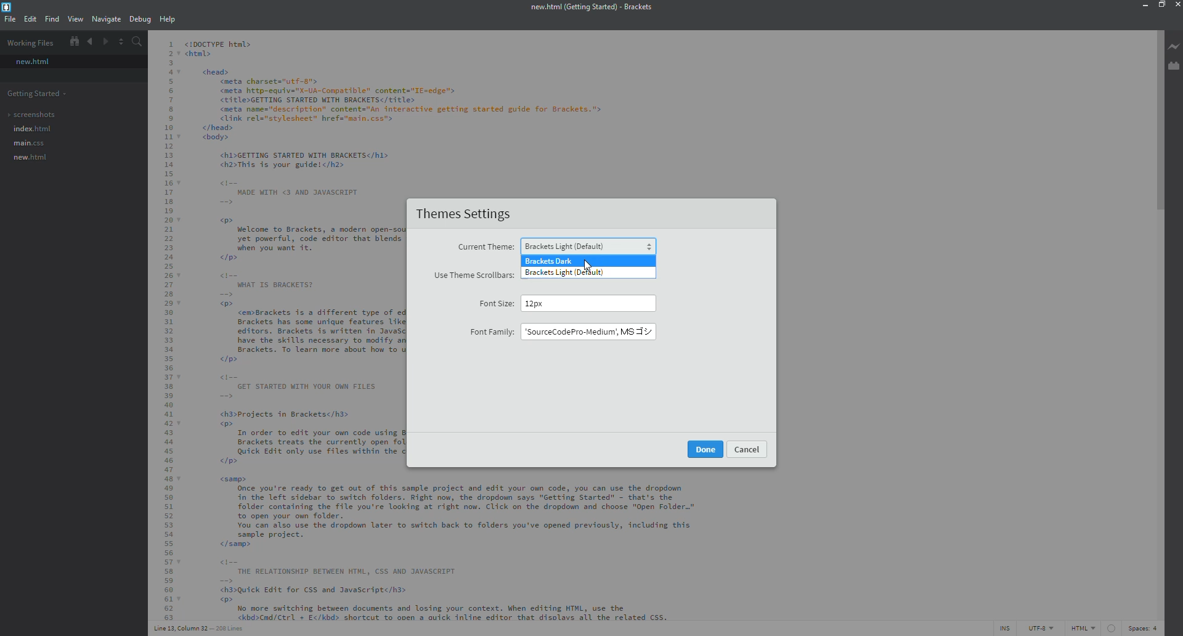  Describe the element at coordinates (1094, 628) in the screenshot. I see `html` at that location.